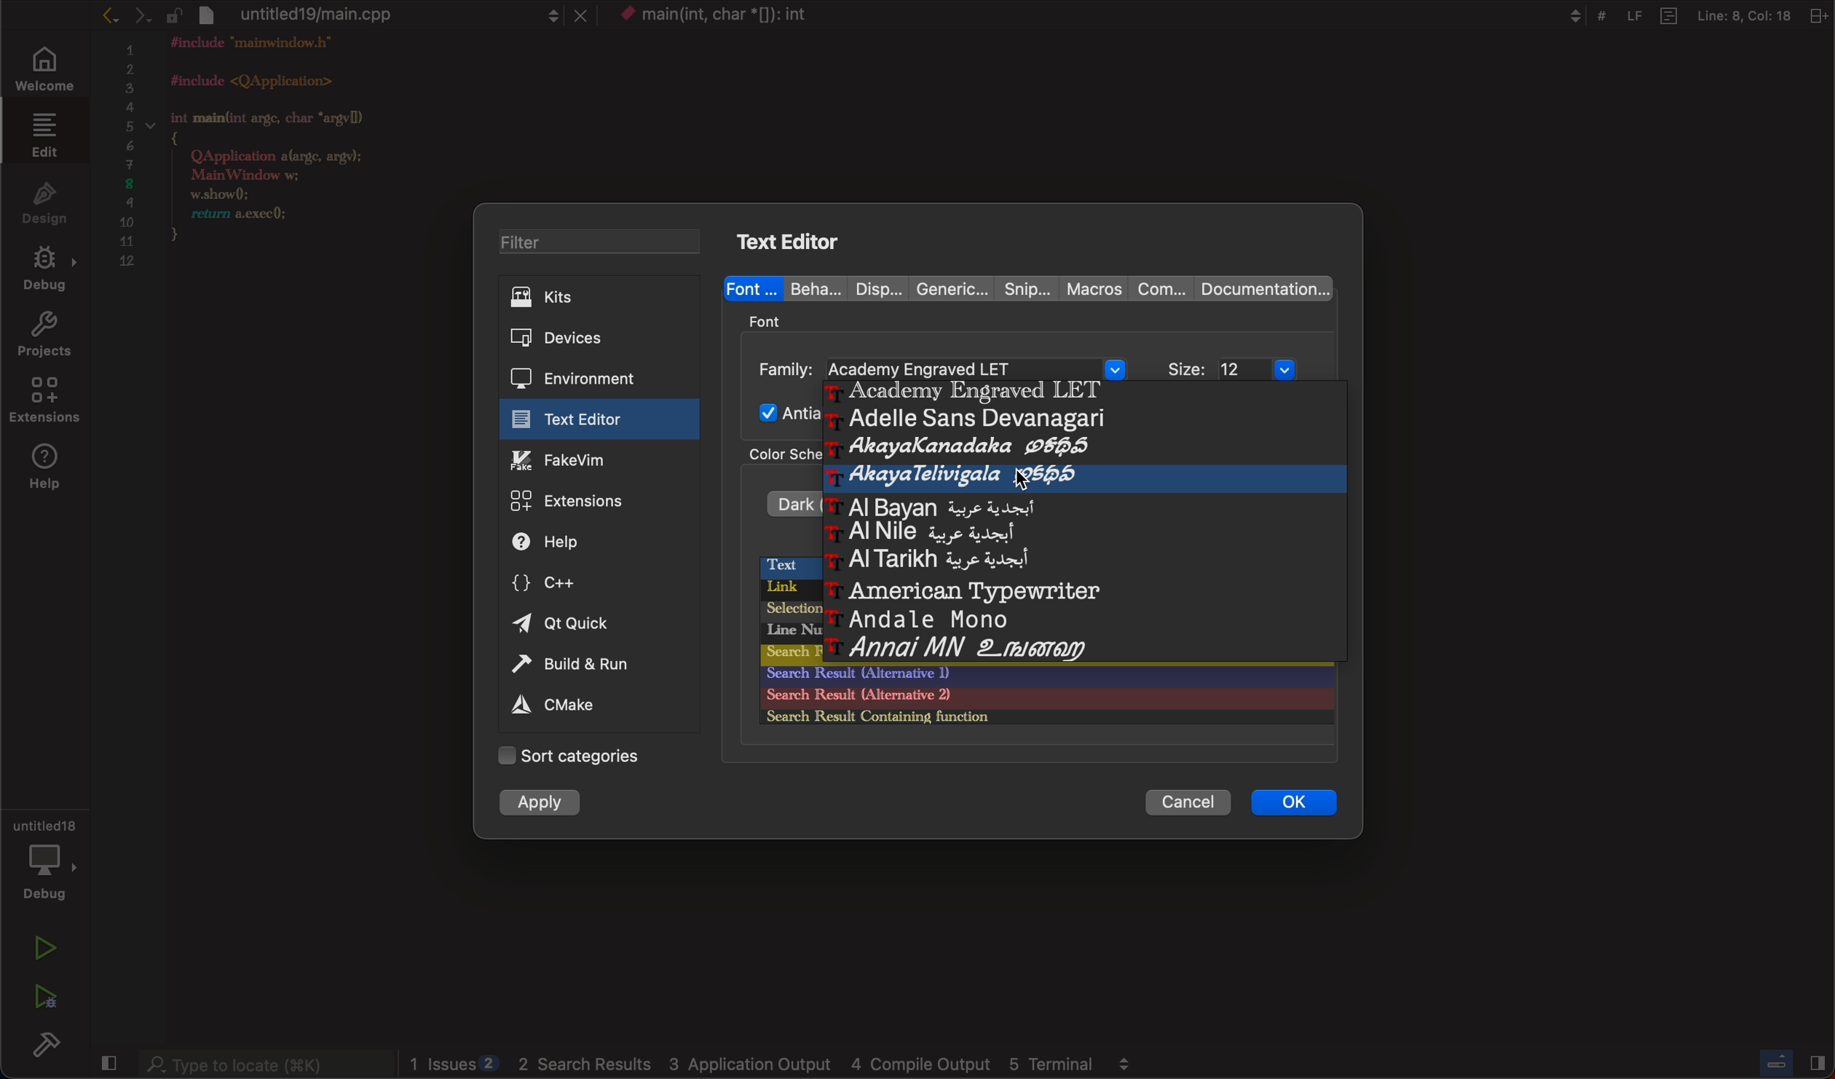  I want to click on close sidebar, so click(109, 1063).